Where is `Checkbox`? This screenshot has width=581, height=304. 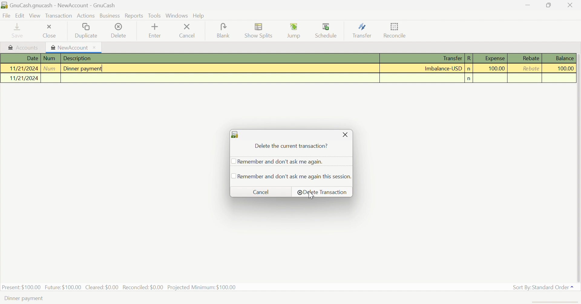
Checkbox is located at coordinates (231, 176).